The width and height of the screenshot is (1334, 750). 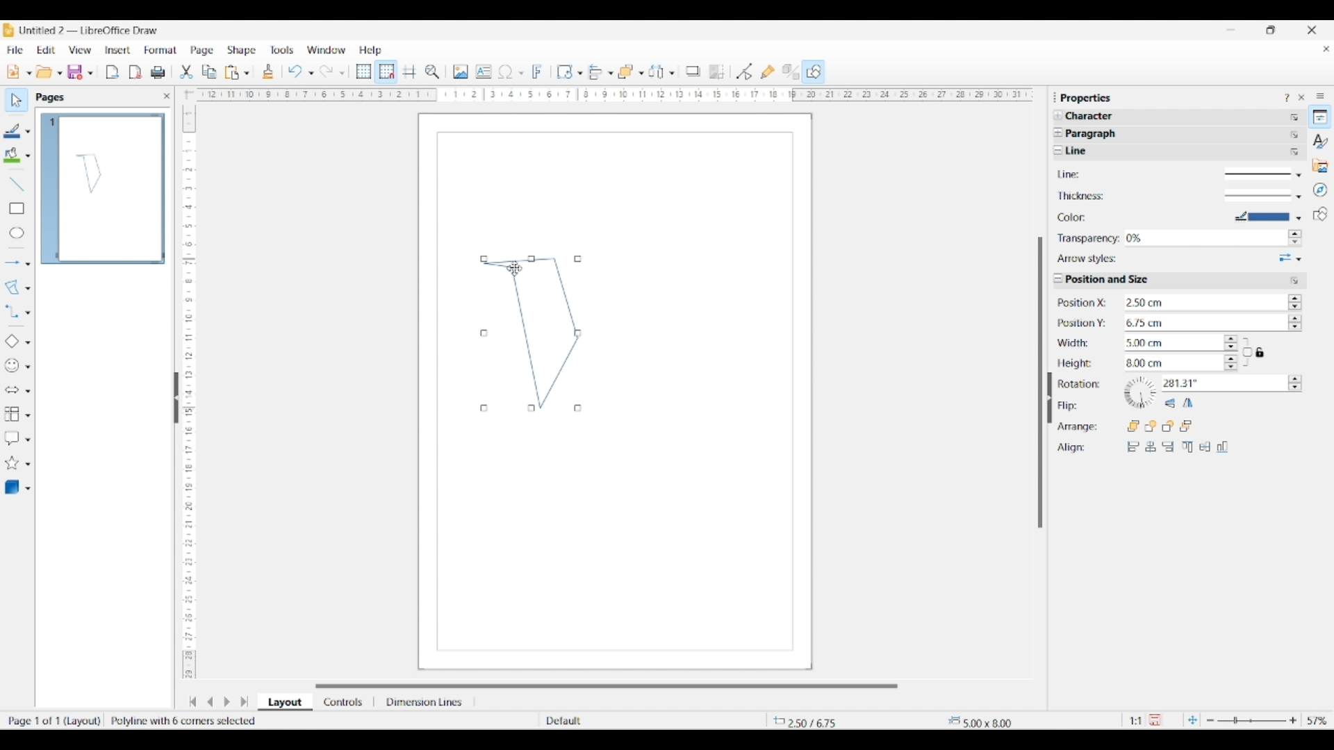 What do you see at coordinates (814, 71) in the screenshot?
I see `Show draw functions` at bounding box center [814, 71].